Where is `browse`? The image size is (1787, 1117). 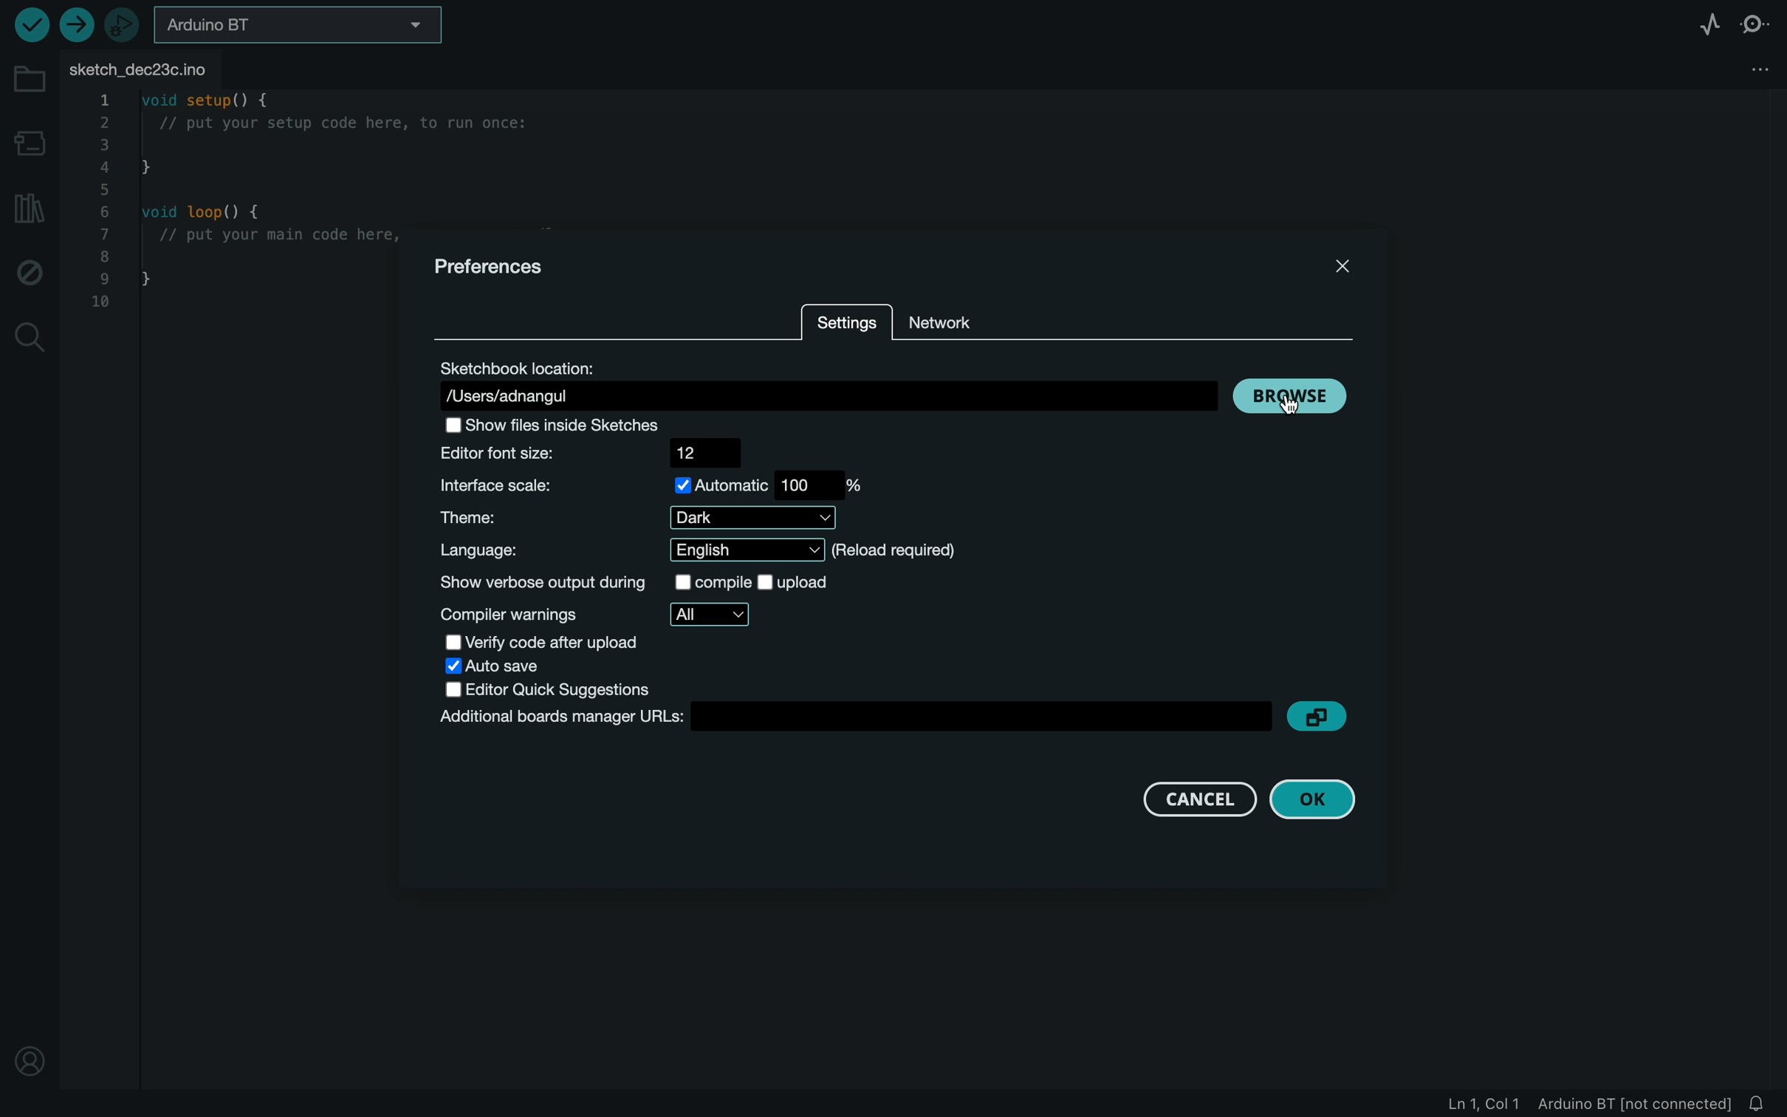
browse is located at coordinates (1292, 400).